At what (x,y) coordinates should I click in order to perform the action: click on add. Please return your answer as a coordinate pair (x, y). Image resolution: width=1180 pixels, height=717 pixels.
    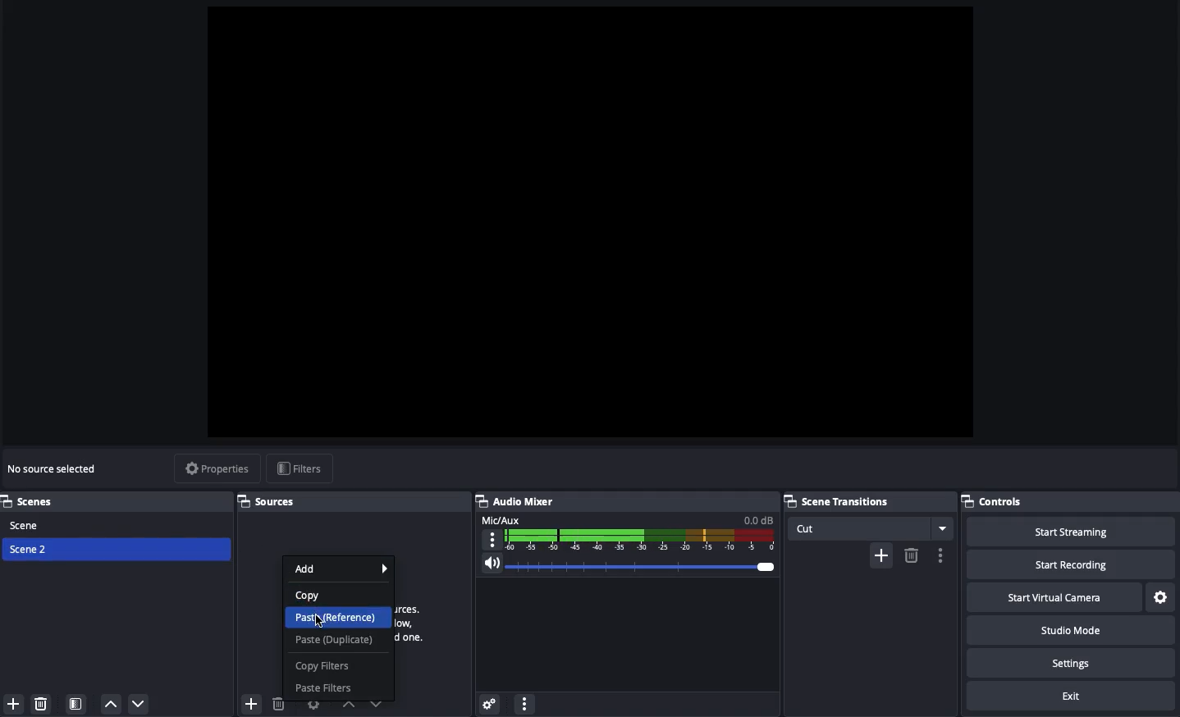
    Looking at the image, I should click on (880, 555).